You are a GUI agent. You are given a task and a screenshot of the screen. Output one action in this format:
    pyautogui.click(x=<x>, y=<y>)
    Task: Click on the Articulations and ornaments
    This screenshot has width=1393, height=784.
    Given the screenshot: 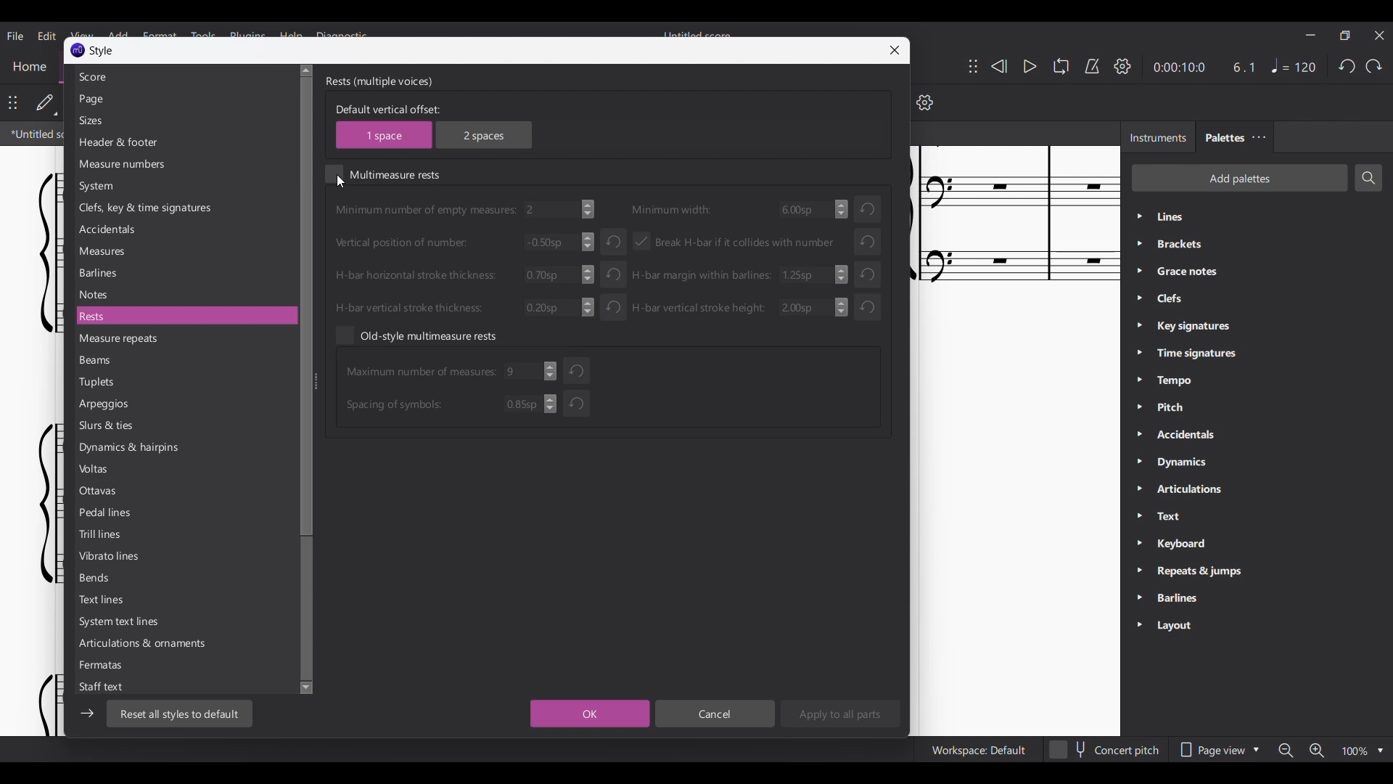 What is the action you would take?
    pyautogui.click(x=184, y=644)
    